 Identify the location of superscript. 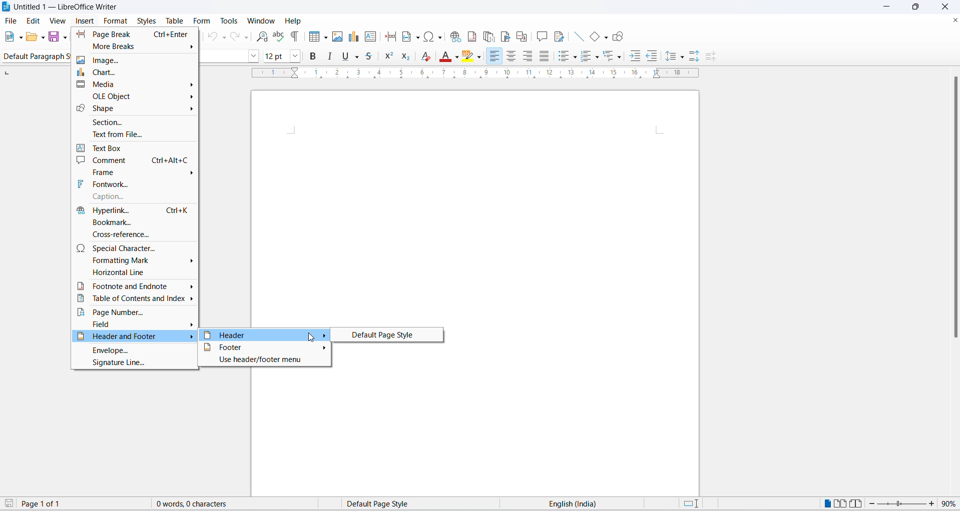
(390, 57).